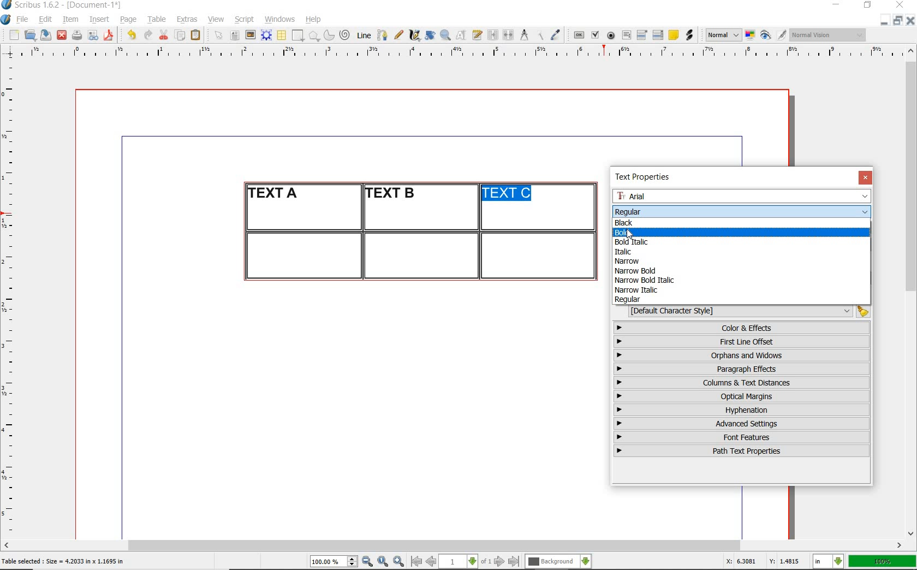 The width and height of the screenshot is (917, 570). I want to click on close, so click(865, 177).